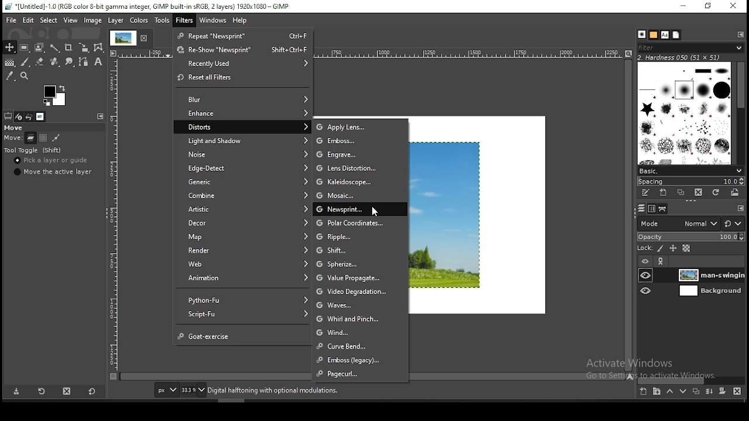 This screenshot has width=749, height=421. What do you see at coordinates (245, 278) in the screenshot?
I see `animation` at bounding box center [245, 278].